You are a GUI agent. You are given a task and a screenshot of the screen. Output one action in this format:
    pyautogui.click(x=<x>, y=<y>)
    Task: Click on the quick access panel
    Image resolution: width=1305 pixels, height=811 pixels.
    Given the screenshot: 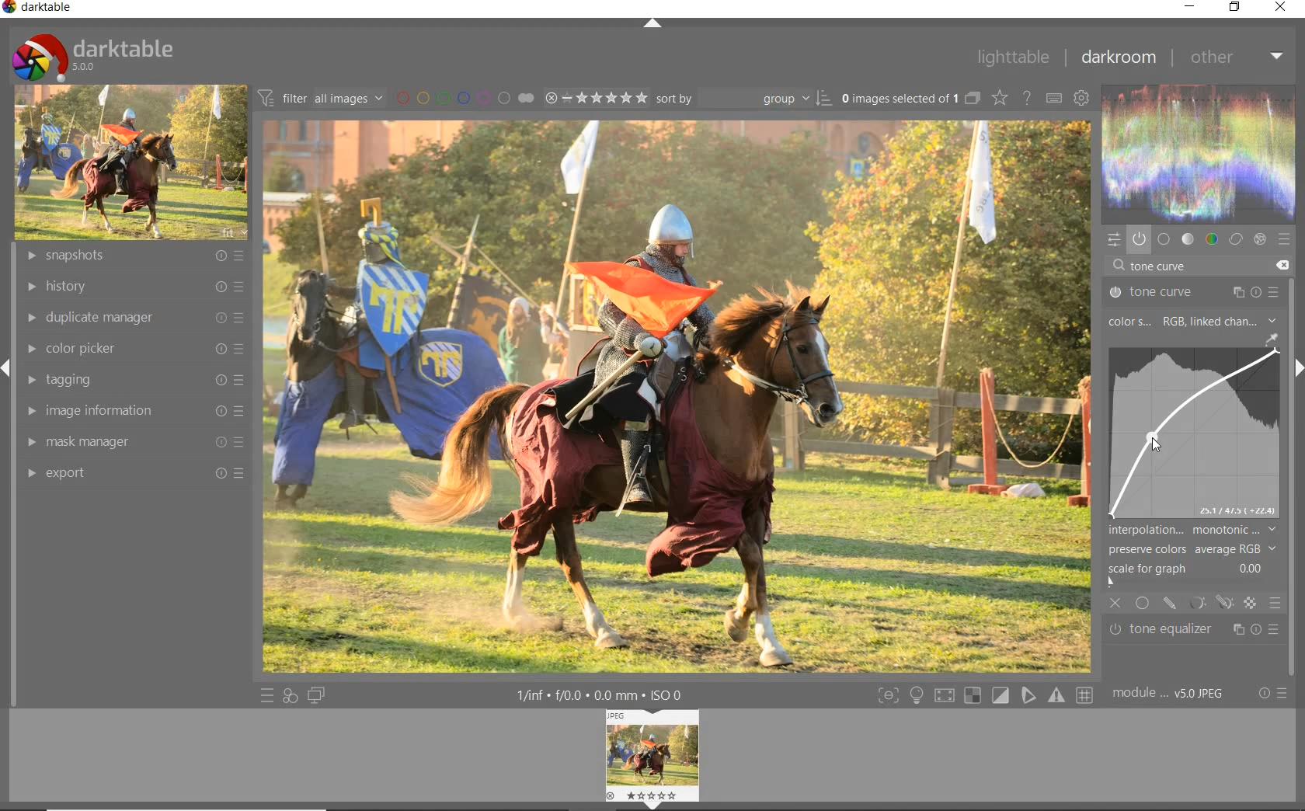 What is the action you would take?
    pyautogui.click(x=1112, y=239)
    